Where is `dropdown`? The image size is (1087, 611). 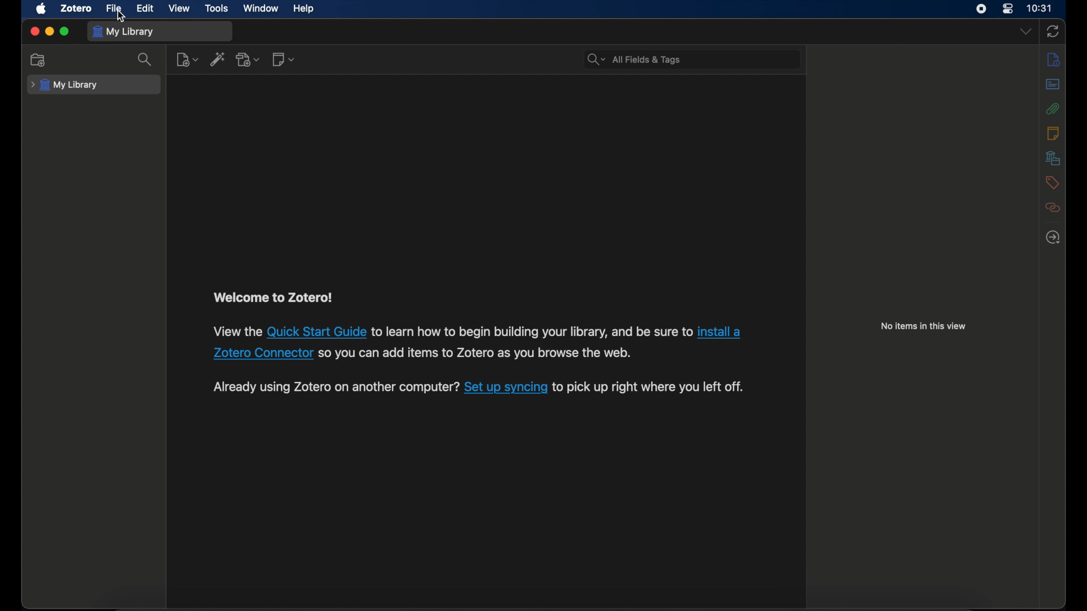 dropdown is located at coordinates (1025, 32).